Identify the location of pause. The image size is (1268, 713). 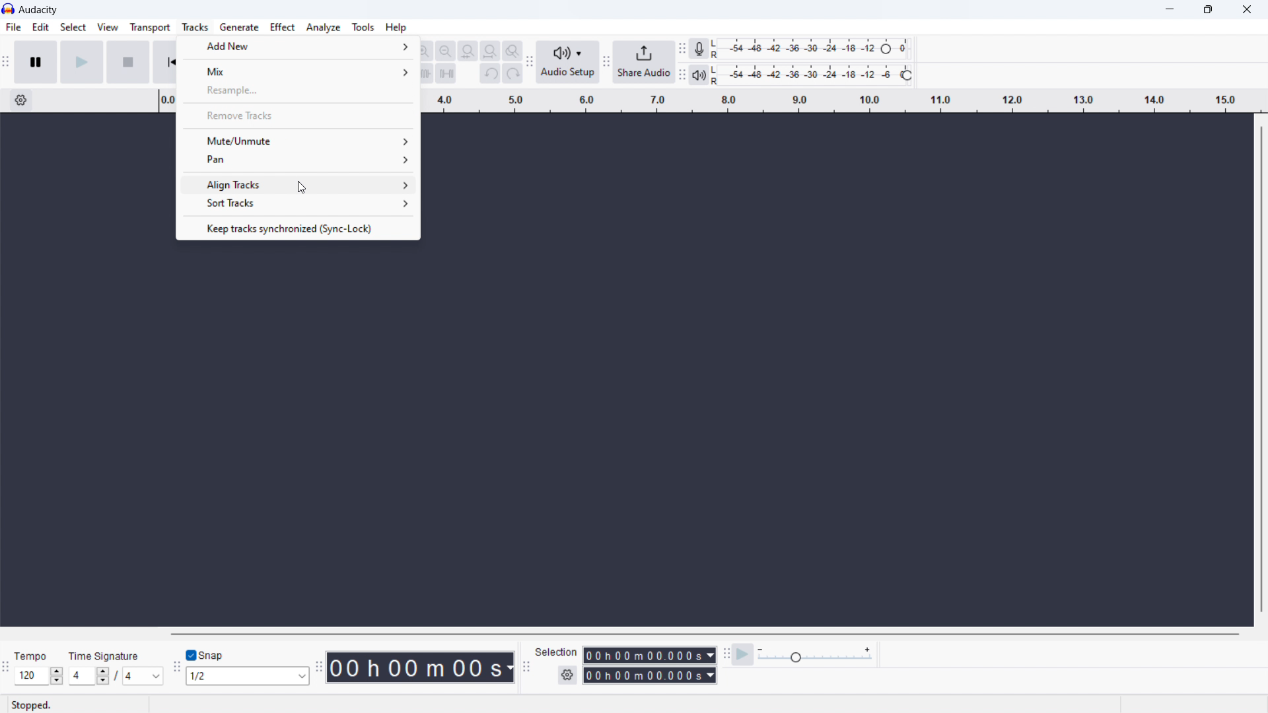
(35, 61).